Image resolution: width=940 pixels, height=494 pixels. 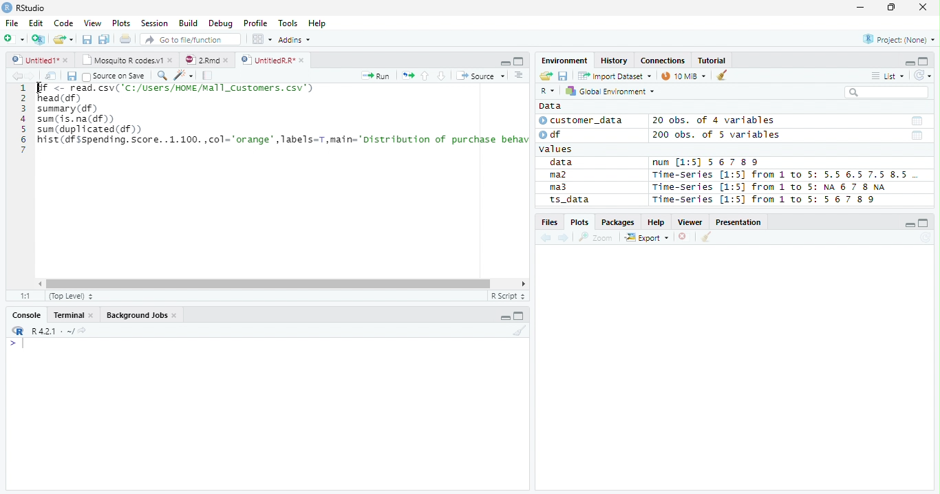 I want to click on Close, so click(x=922, y=8).